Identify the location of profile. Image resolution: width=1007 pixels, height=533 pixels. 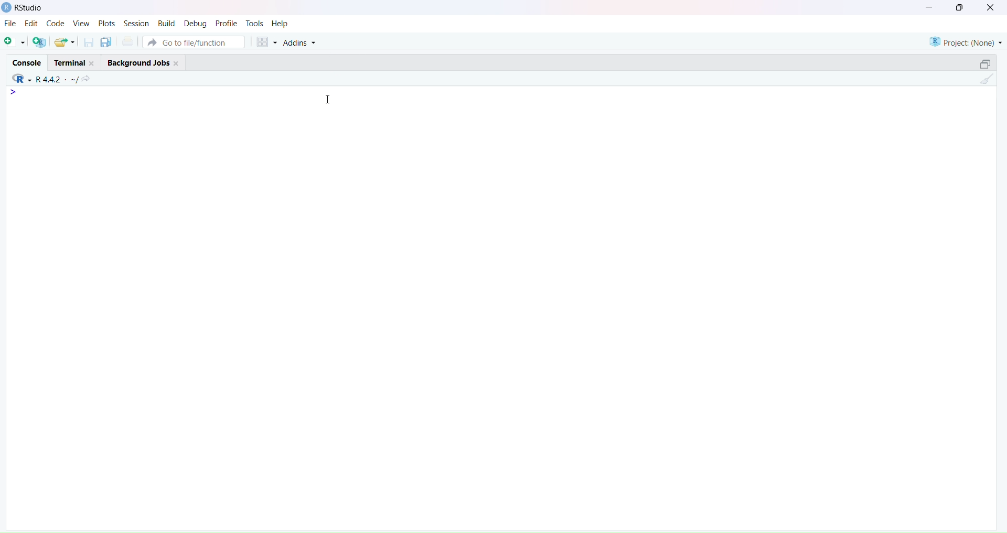
(226, 24).